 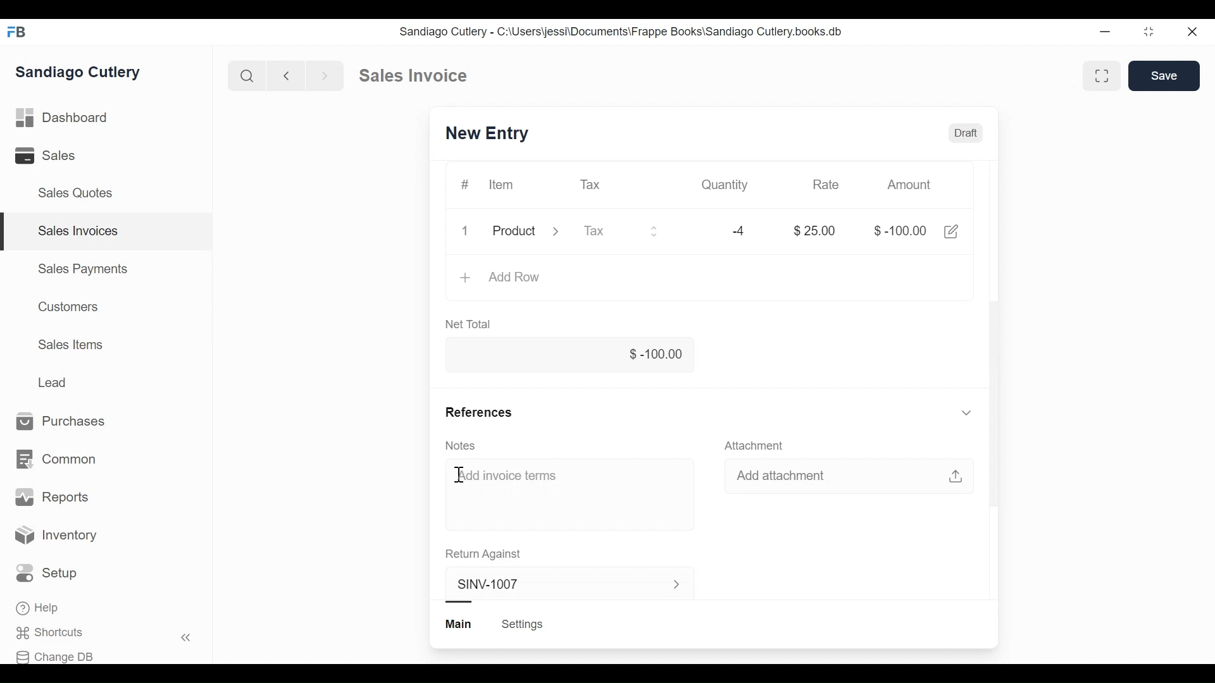 What do you see at coordinates (47, 573) in the screenshot?
I see `Setup` at bounding box center [47, 573].